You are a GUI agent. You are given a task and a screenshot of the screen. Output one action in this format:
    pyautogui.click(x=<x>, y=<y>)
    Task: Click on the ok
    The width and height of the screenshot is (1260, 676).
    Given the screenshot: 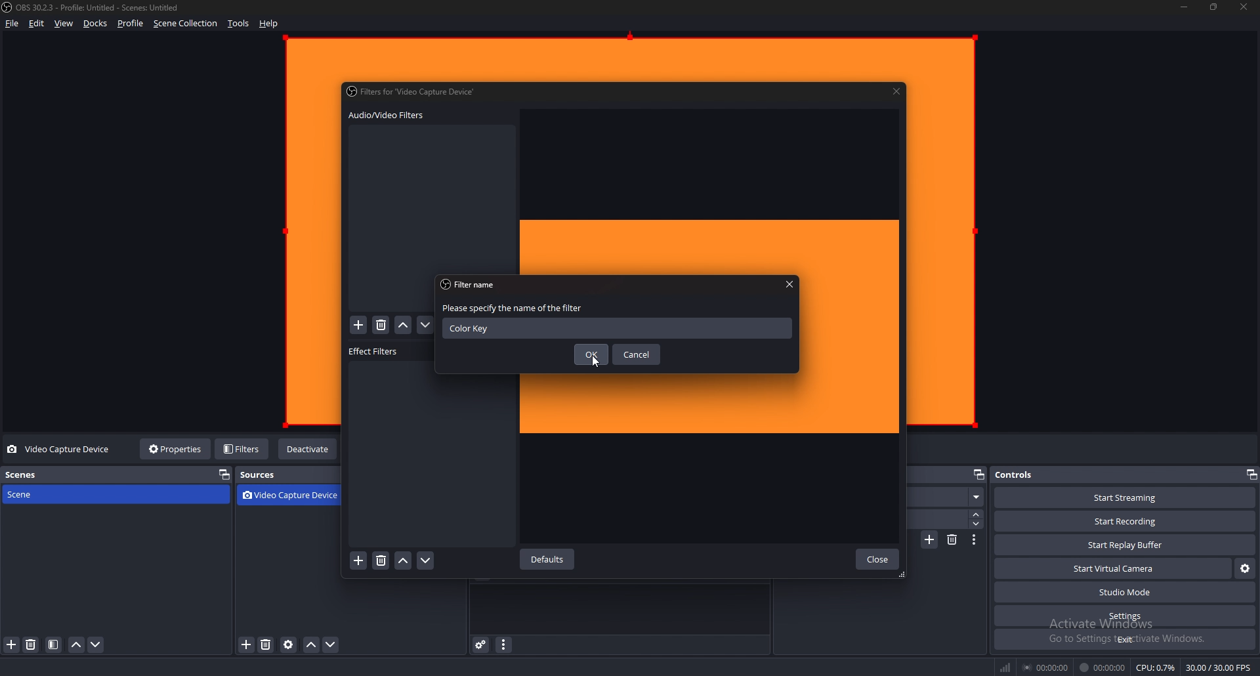 What is the action you would take?
    pyautogui.click(x=591, y=354)
    